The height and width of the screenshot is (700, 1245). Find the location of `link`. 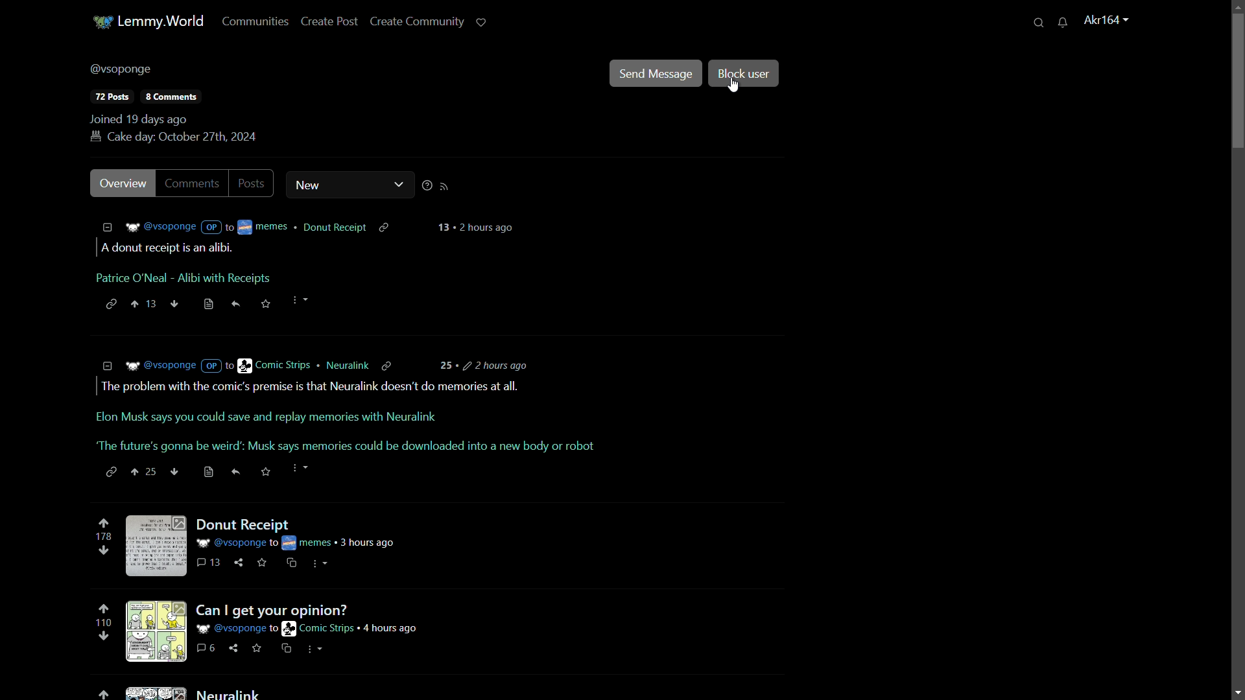

link is located at coordinates (259, 652).